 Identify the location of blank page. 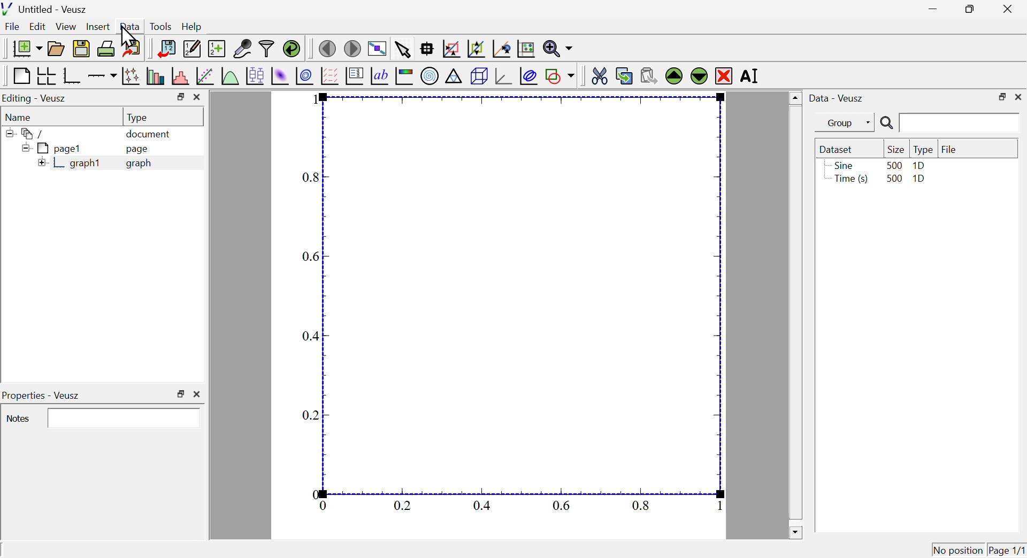
(20, 76).